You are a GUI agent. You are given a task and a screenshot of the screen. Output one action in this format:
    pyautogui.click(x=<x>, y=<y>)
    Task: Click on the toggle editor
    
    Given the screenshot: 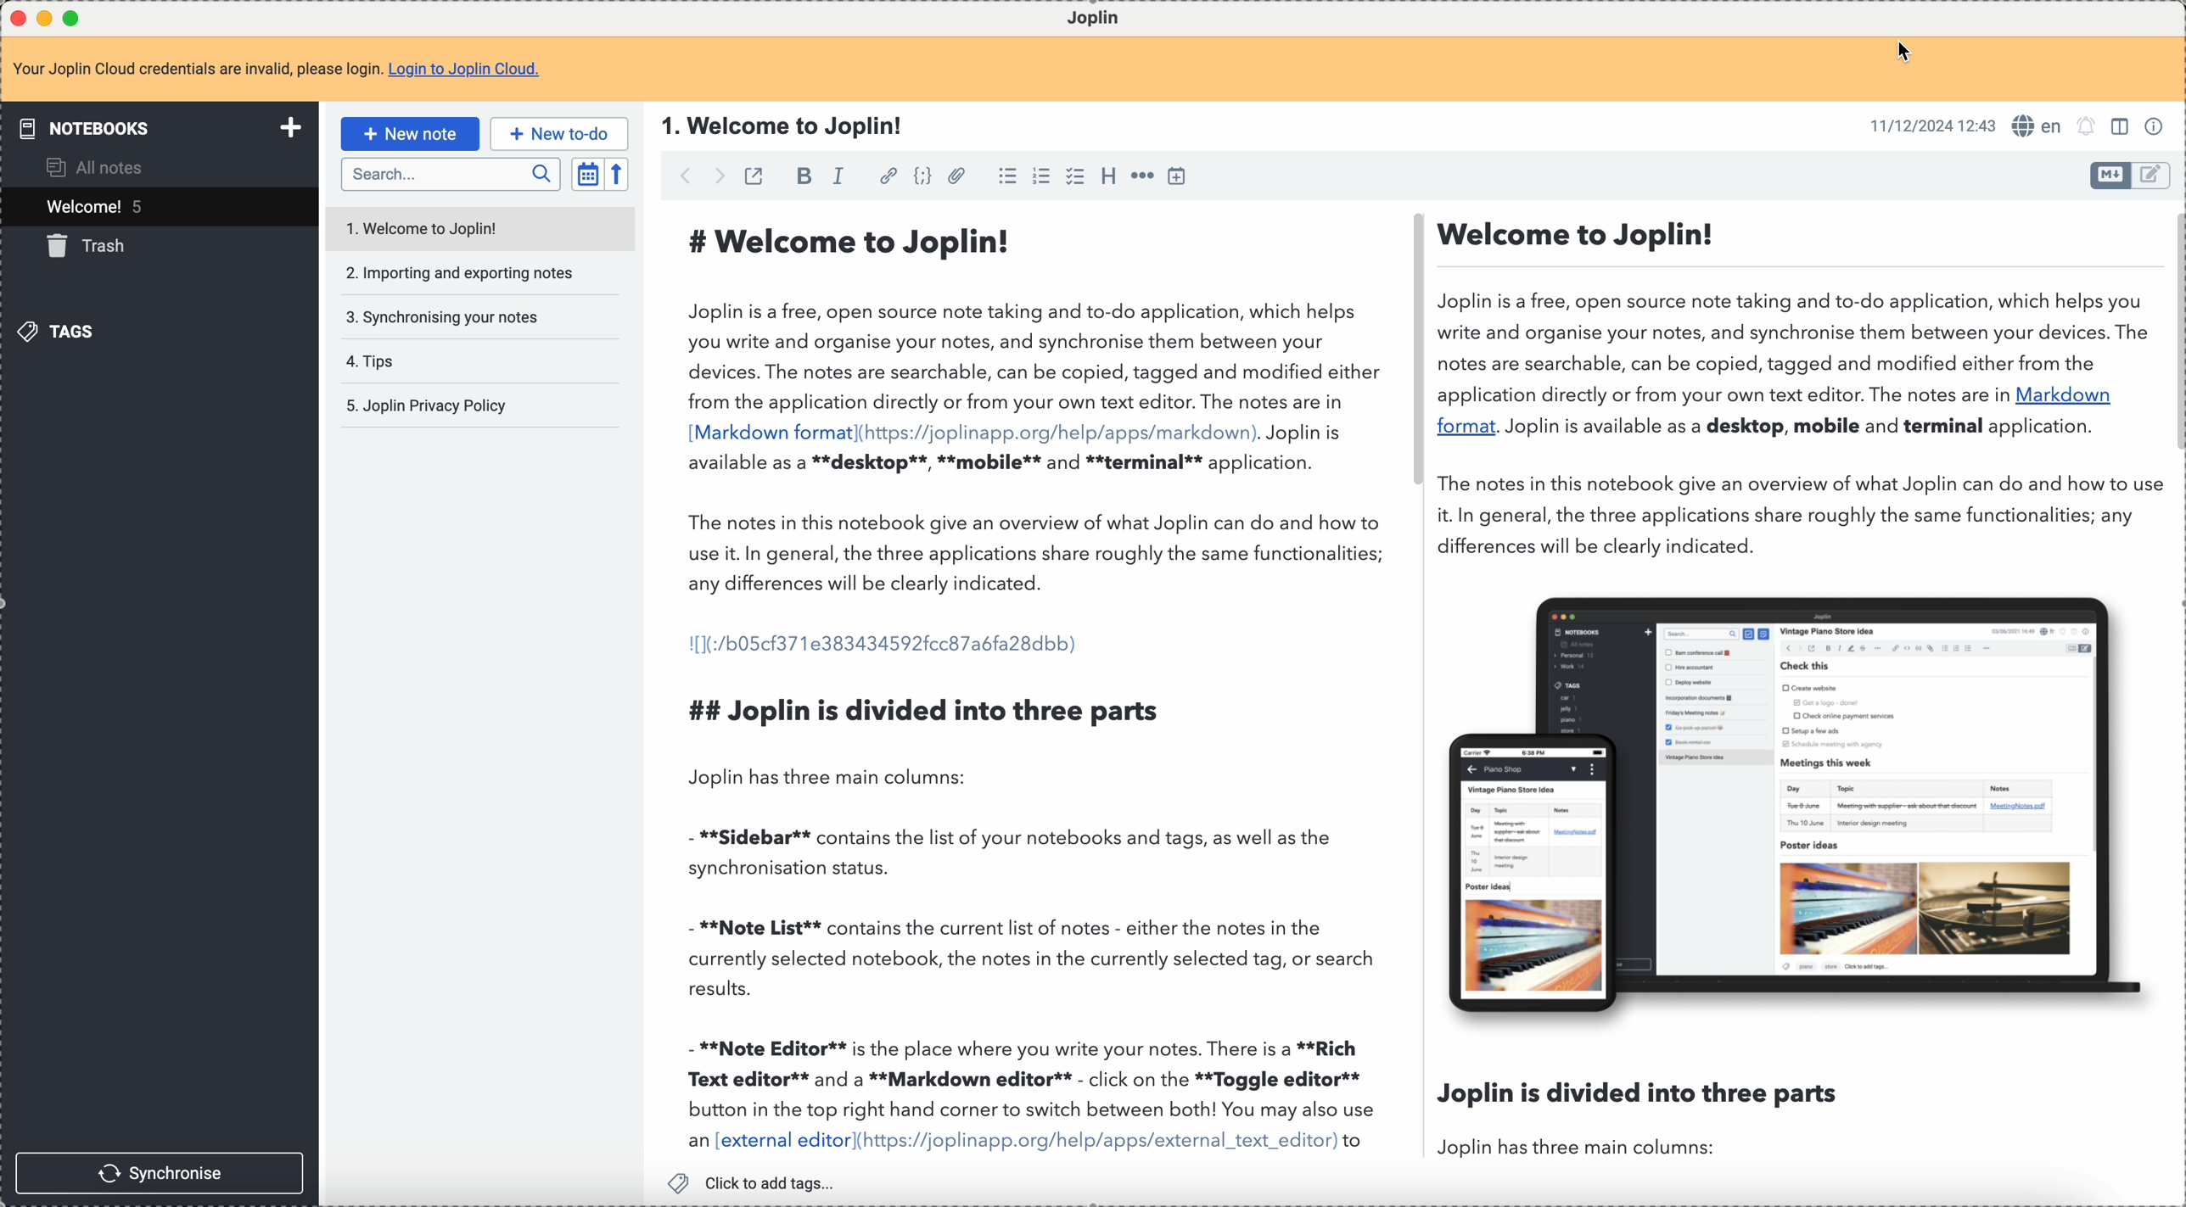 What is the action you would take?
    pyautogui.click(x=2104, y=175)
    